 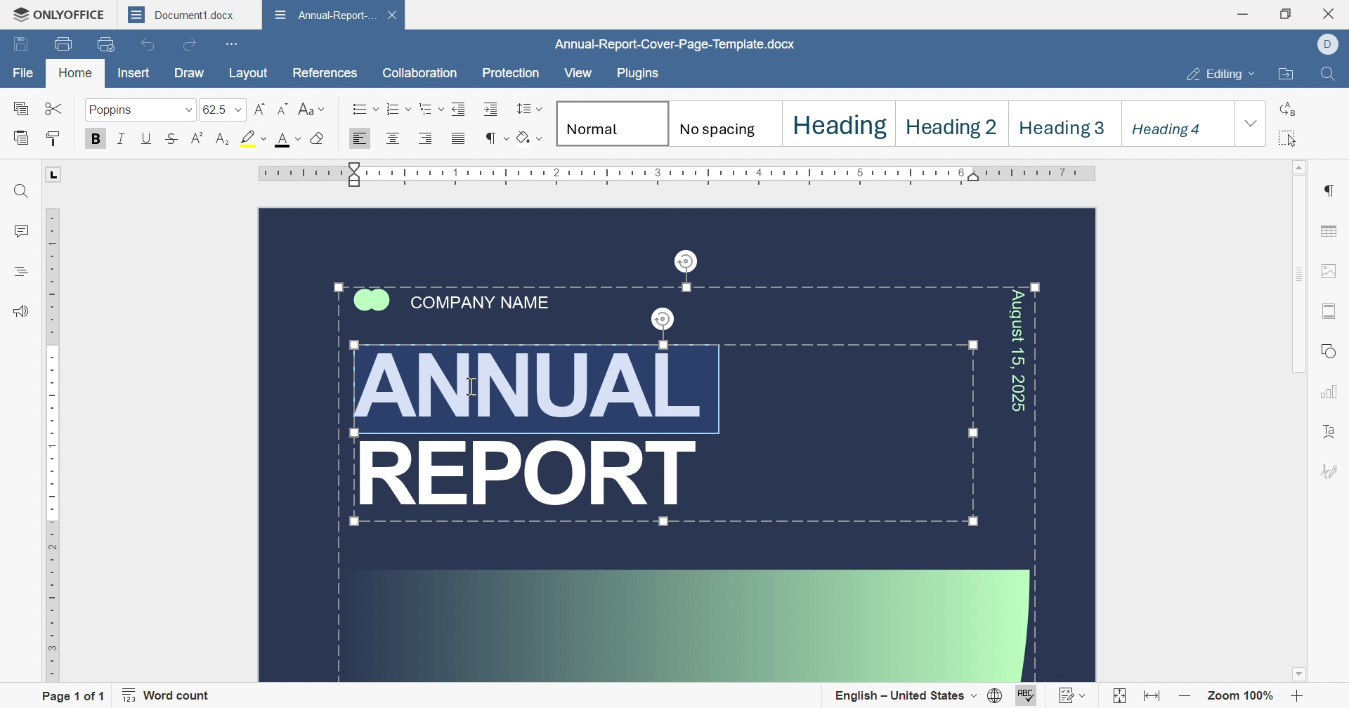 What do you see at coordinates (1331, 234) in the screenshot?
I see `table settings` at bounding box center [1331, 234].